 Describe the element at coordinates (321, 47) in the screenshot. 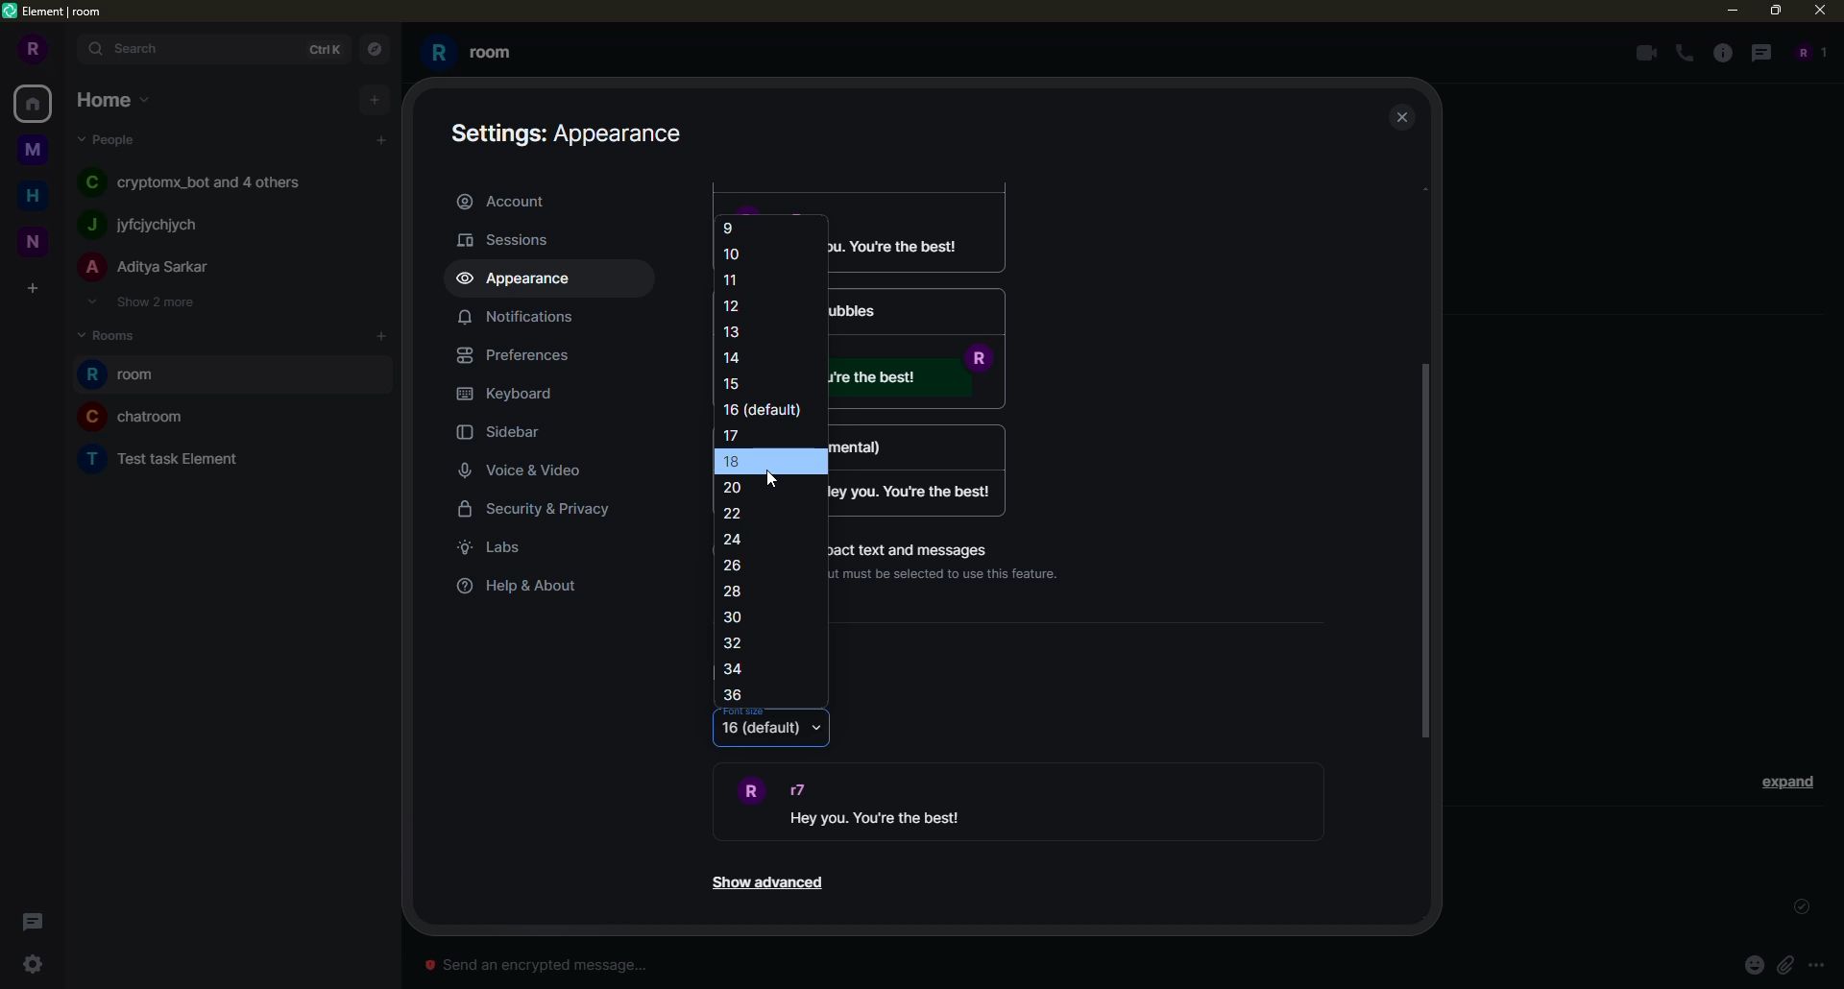

I see `ctrlK` at that location.